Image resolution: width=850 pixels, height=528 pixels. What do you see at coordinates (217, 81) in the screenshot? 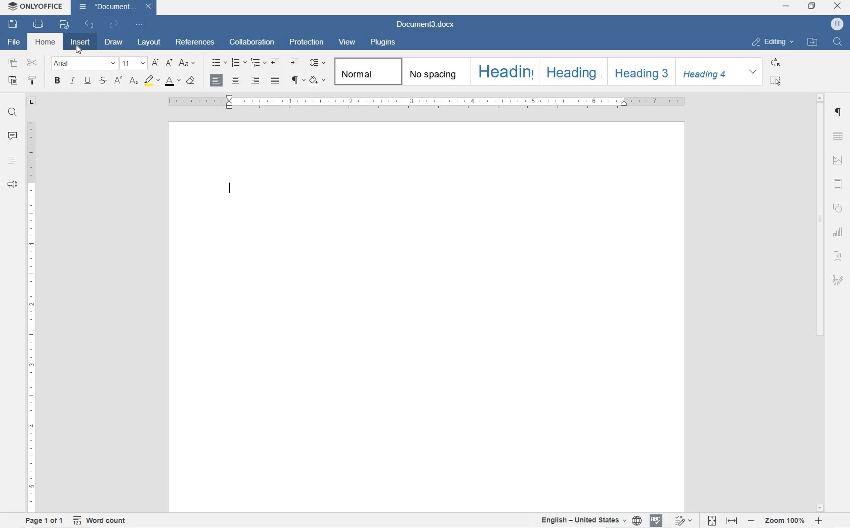
I see `LEFT ALIGNMENT` at bounding box center [217, 81].